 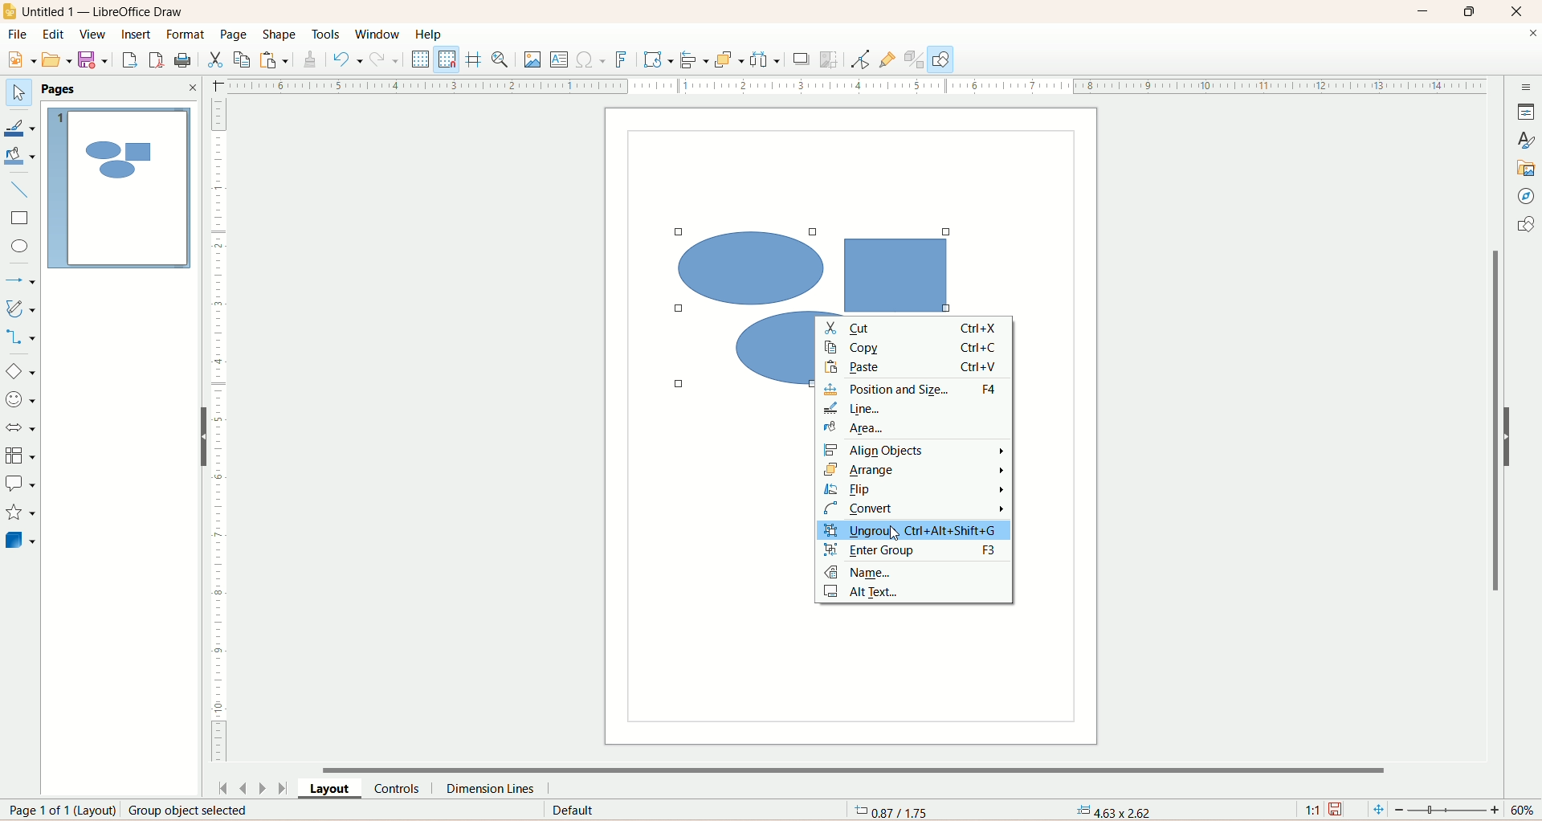 I want to click on next, so click(x=264, y=789).